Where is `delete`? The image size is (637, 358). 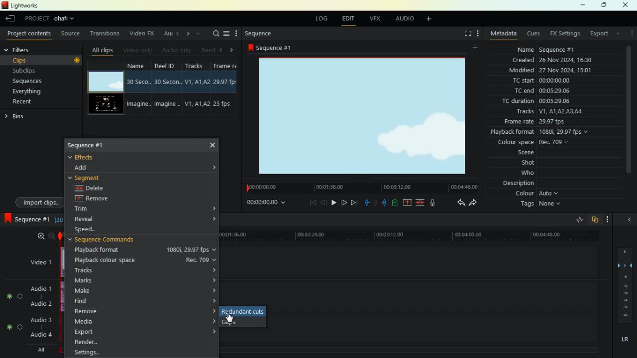
delete is located at coordinates (101, 188).